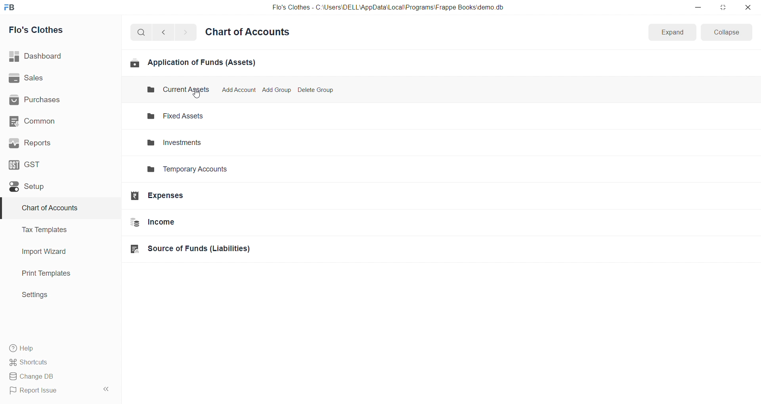  I want to click on Purchases, so click(57, 100).